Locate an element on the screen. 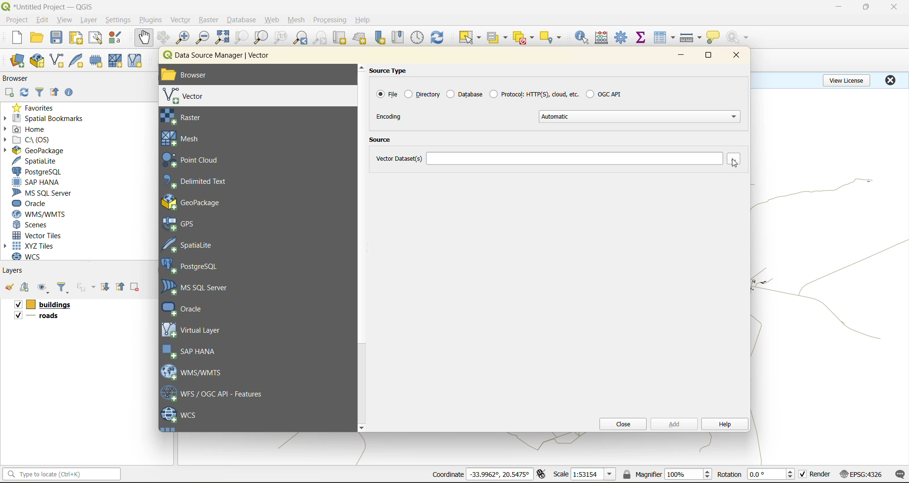 This screenshot has height=483, width=909. vector dataset is located at coordinates (575, 157).